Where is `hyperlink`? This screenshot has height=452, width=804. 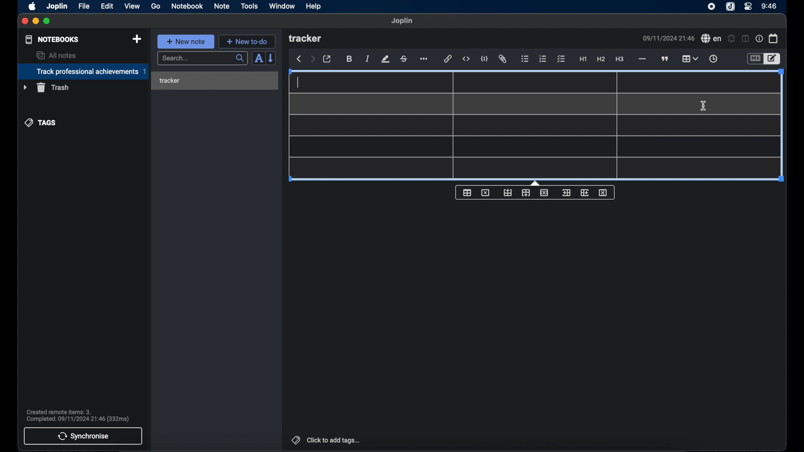
hyperlink is located at coordinates (448, 59).